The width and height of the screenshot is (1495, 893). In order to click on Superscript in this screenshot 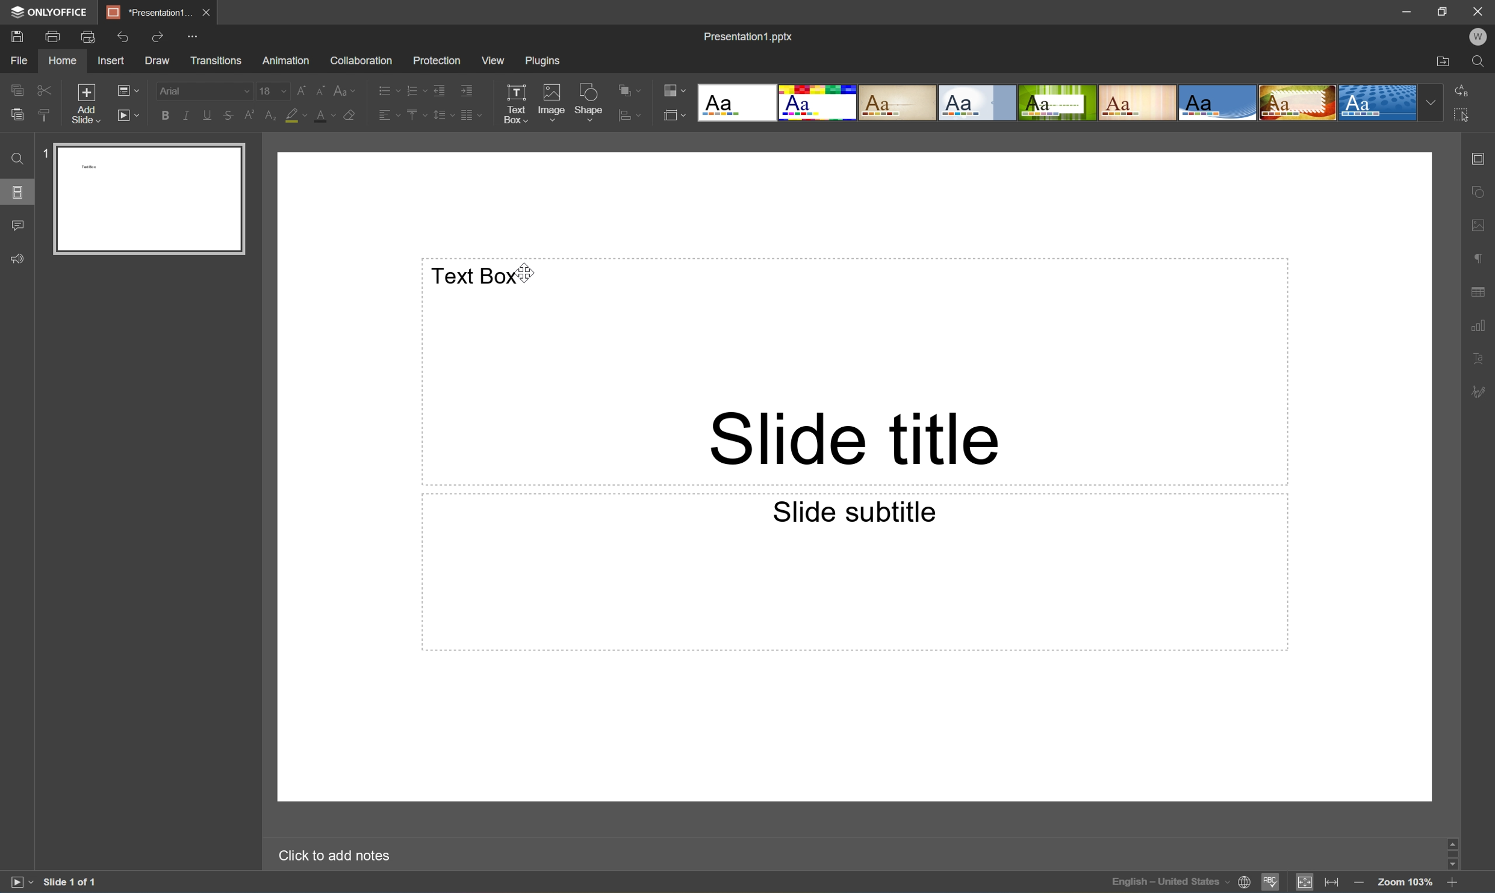, I will do `click(246, 114)`.